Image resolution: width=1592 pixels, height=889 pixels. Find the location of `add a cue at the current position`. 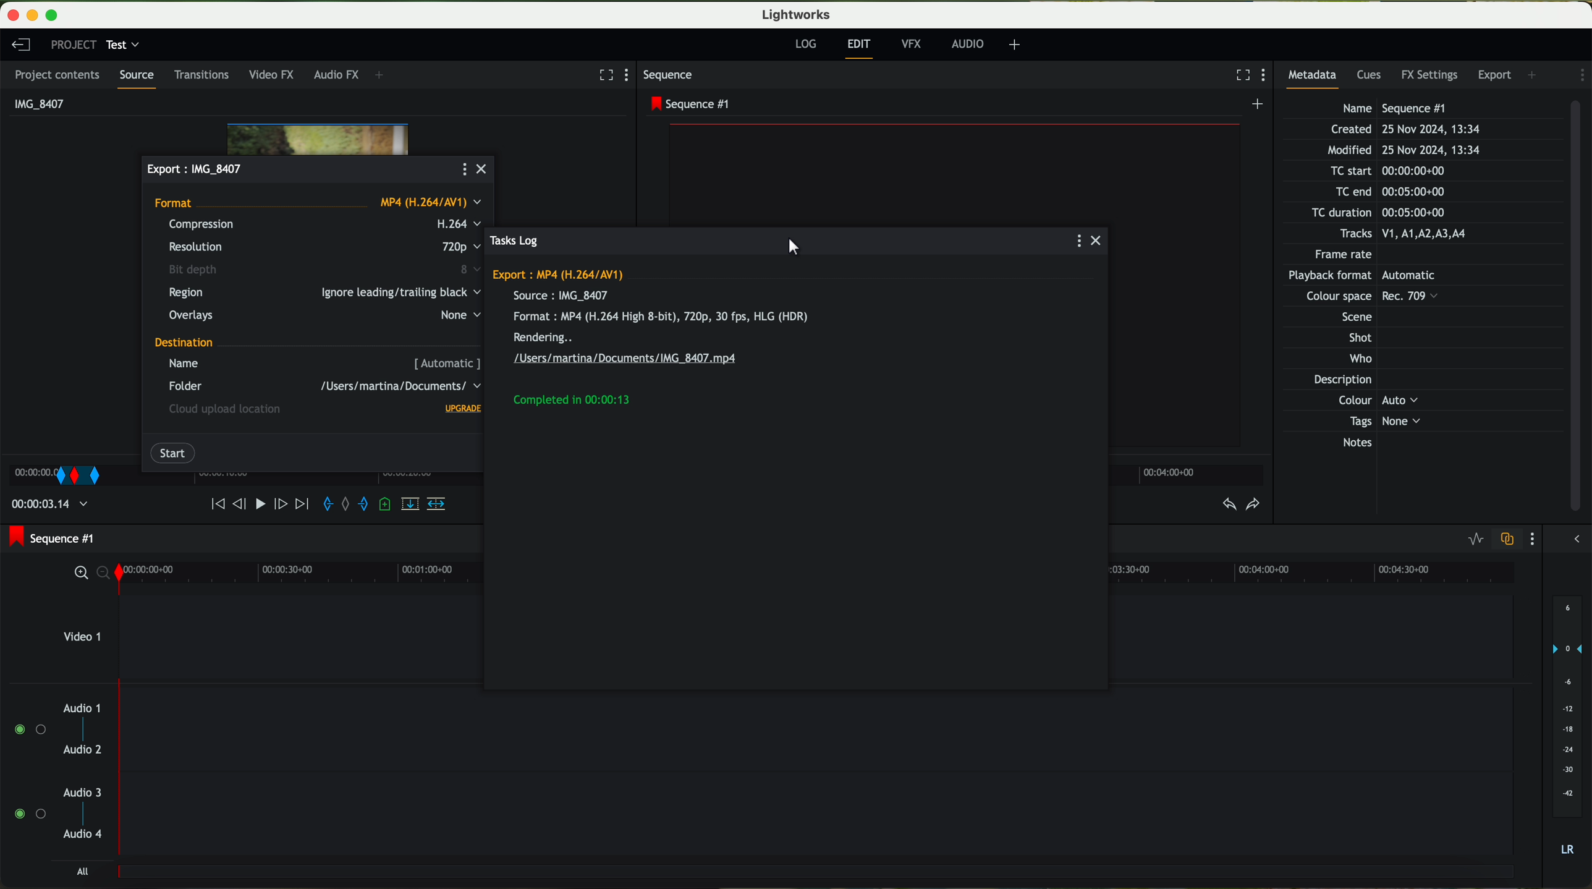

add a cue at the current position is located at coordinates (386, 506).